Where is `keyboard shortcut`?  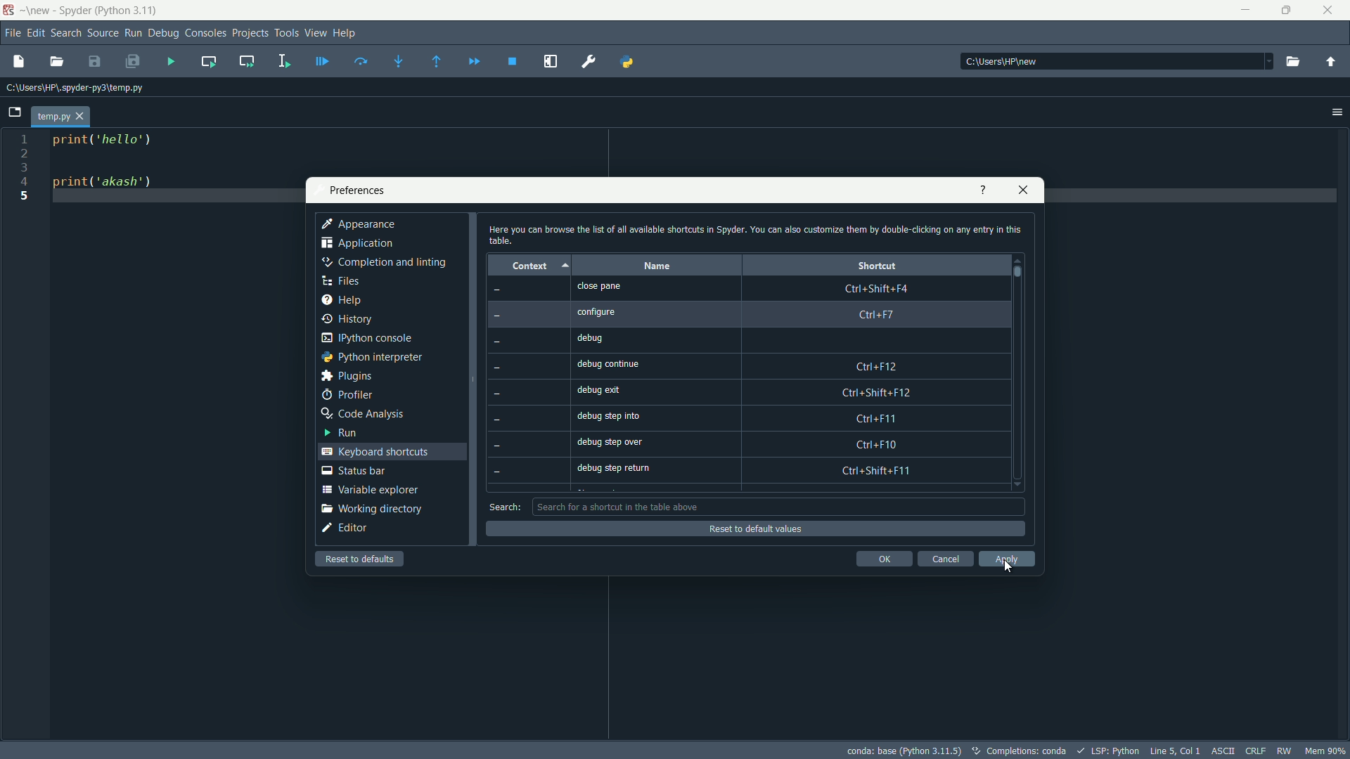
keyboard shortcut is located at coordinates (878, 379).